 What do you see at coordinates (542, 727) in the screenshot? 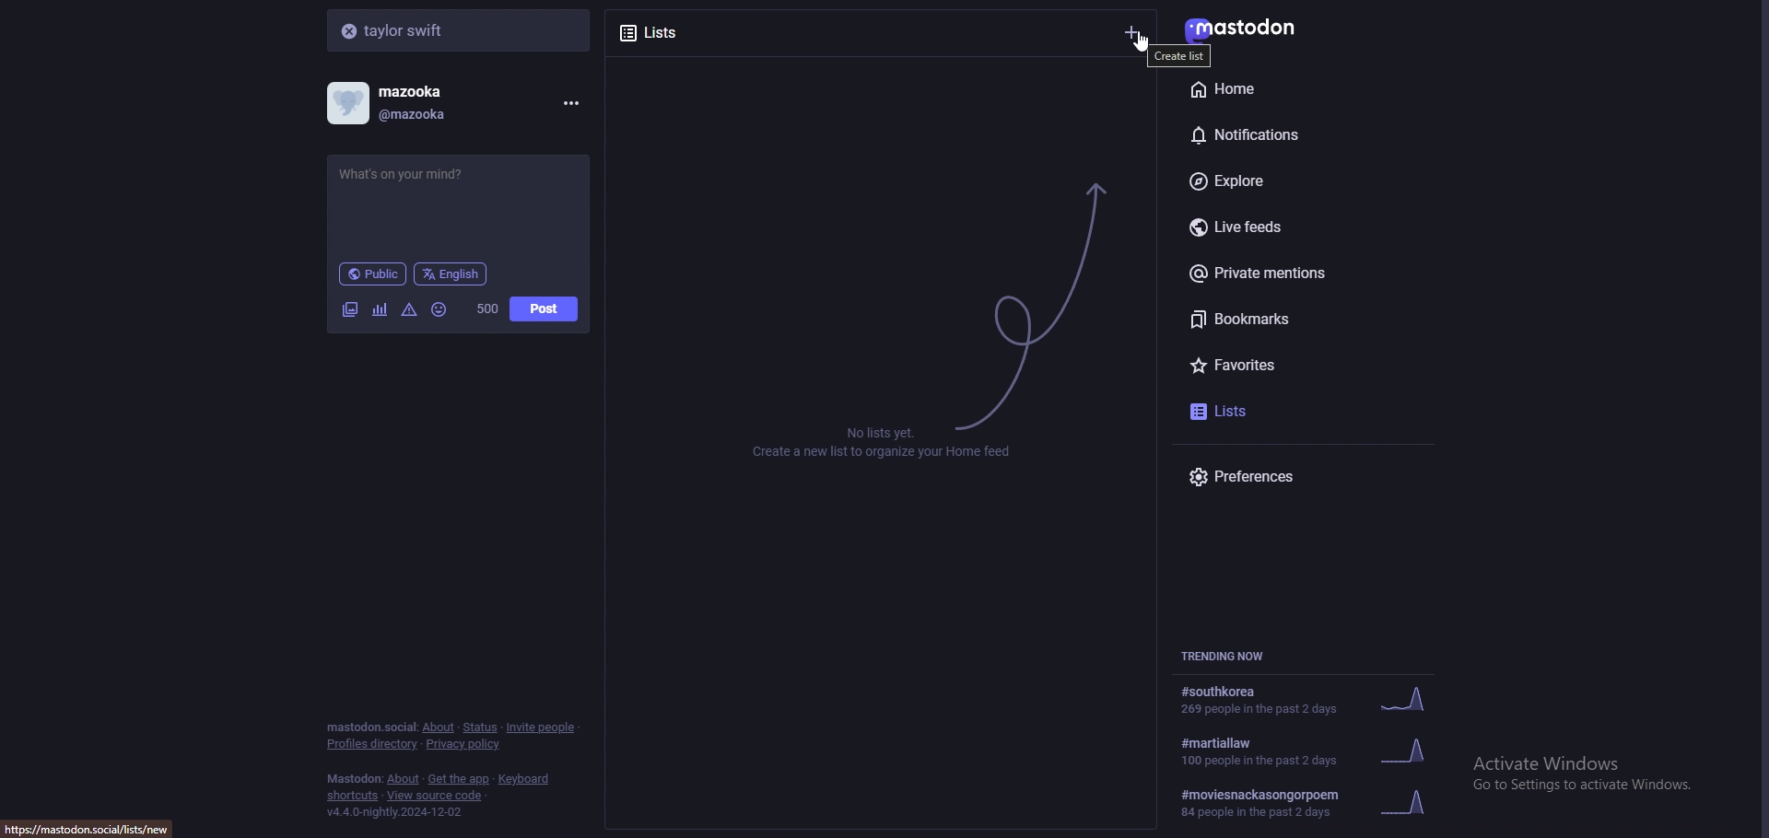
I see `invite people` at bounding box center [542, 727].